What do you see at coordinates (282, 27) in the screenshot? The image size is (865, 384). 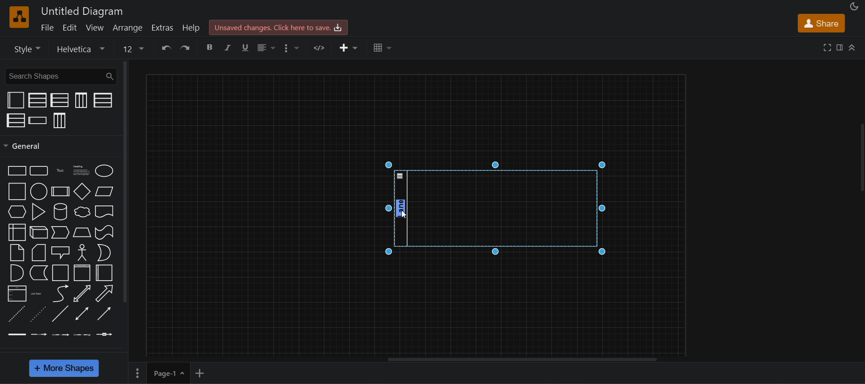 I see `unsaved changes. click here to save` at bounding box center [282, 27].